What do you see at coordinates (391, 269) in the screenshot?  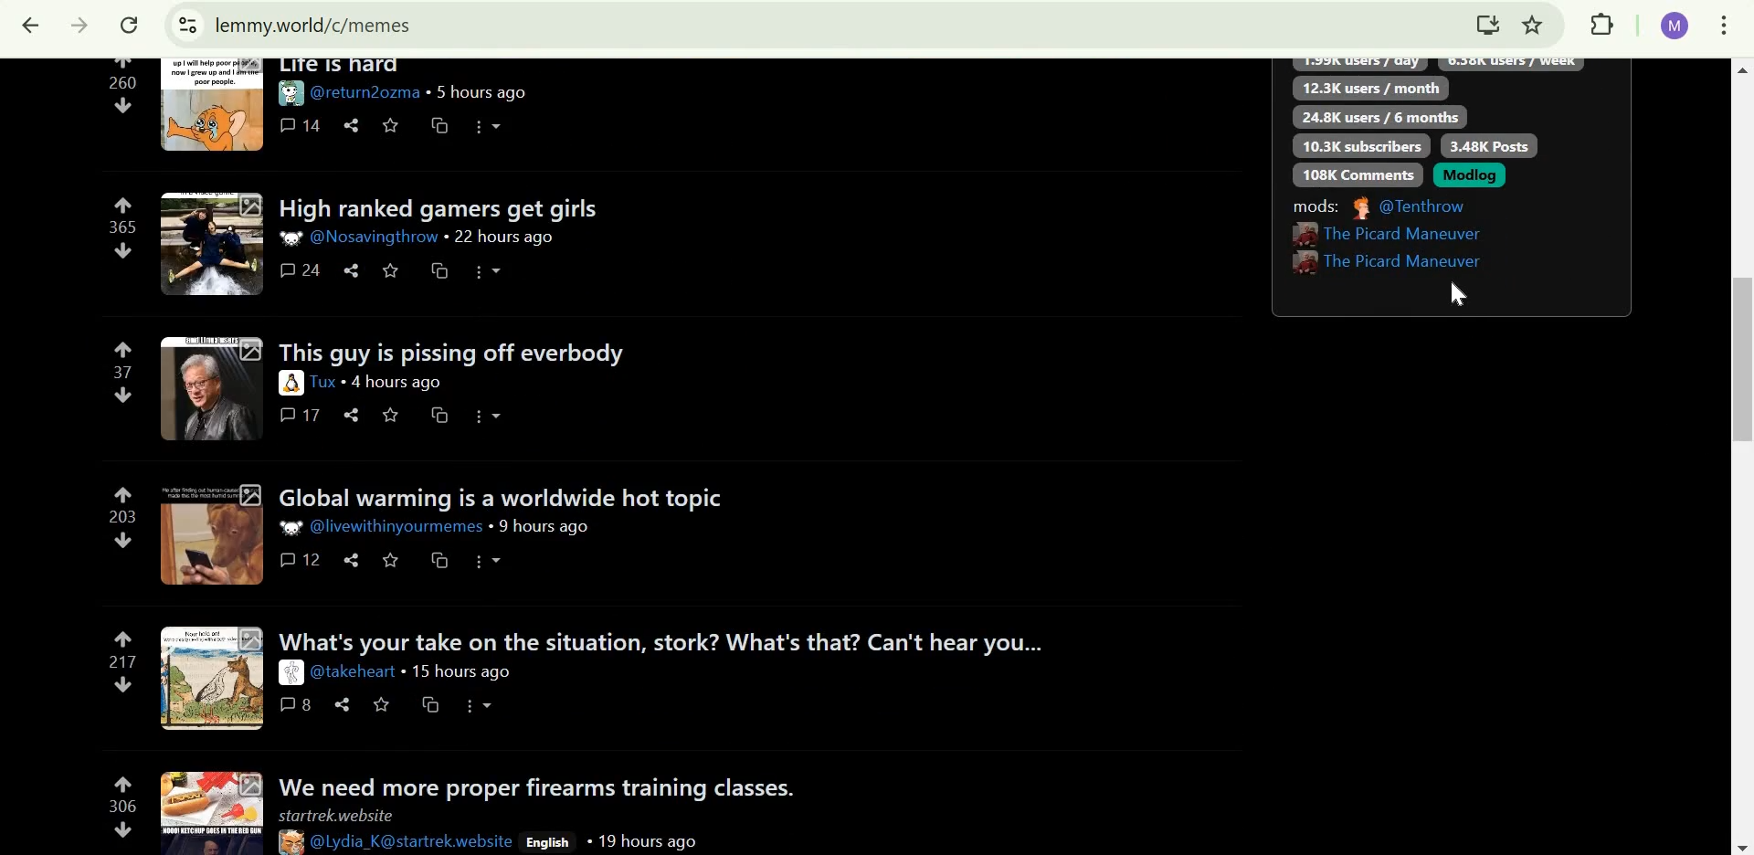 I see `save` at bounding box center [391, 269].